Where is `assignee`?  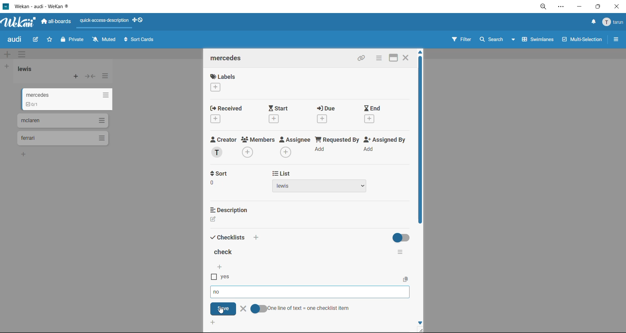
assignee is located at coordinates (297, 148).